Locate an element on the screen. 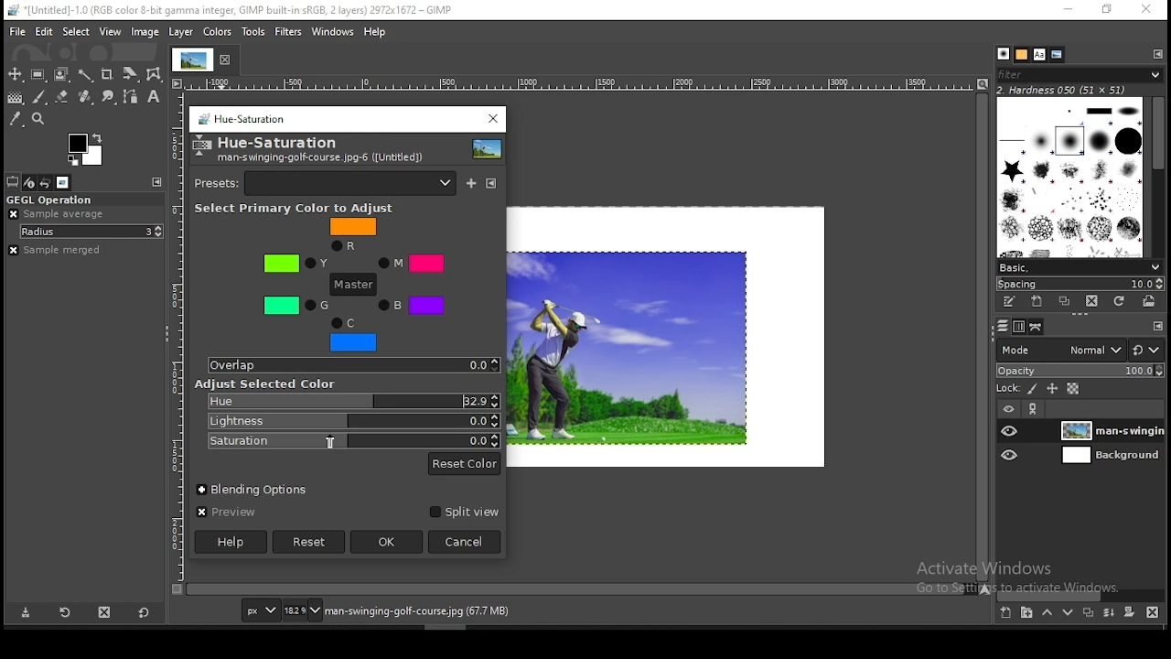 This screenshot has height=659, width=1171. *[untitled]-1.0 (rgb color 8-bit gamma integer, Gimp built in sRGB, 2 layers) 2972x1672 - gimp is located at coordinates (231, 11).